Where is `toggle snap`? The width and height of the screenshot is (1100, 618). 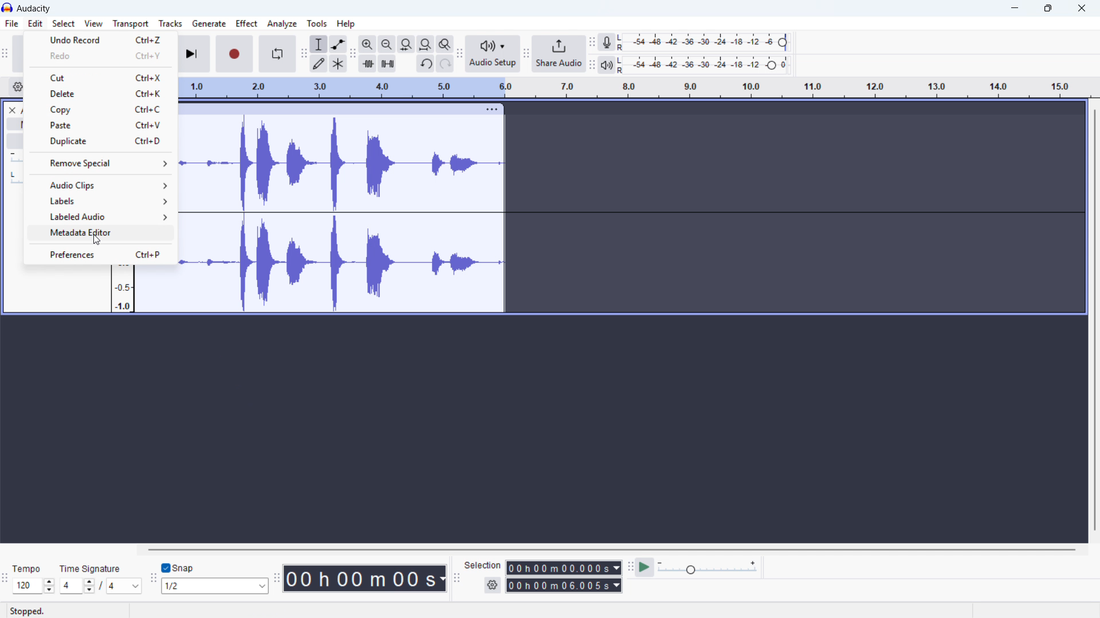 toggle snap is located at coordinates (178, 568).